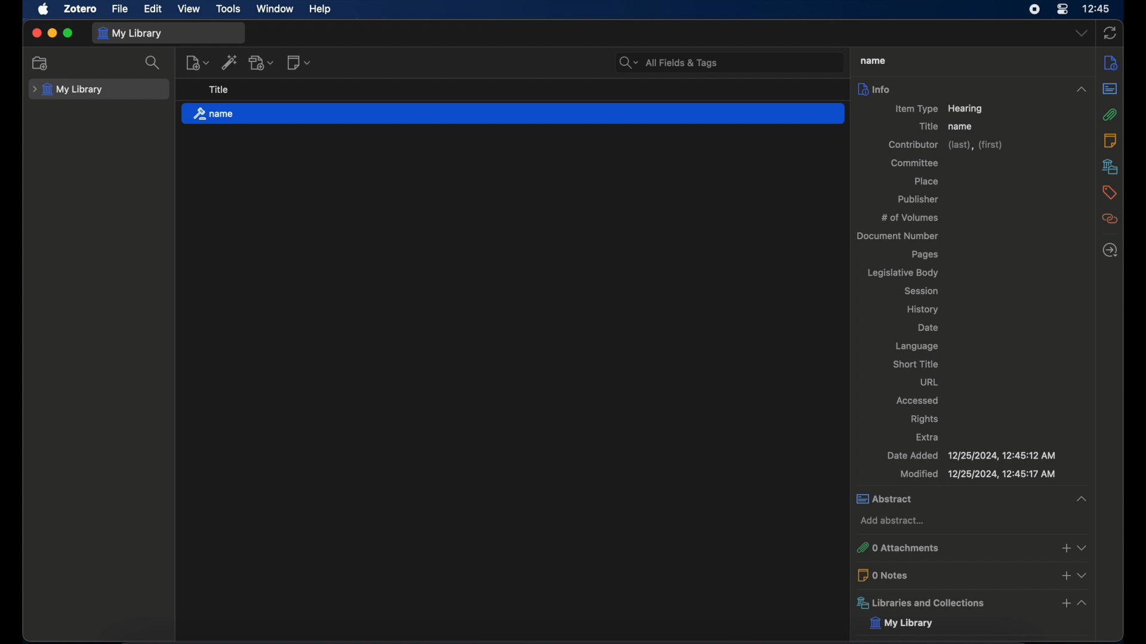 This screenshot has width=1146, height=644. Describe the element at coordinates (924, 419) in the screenshot. I see `rights` at that location.